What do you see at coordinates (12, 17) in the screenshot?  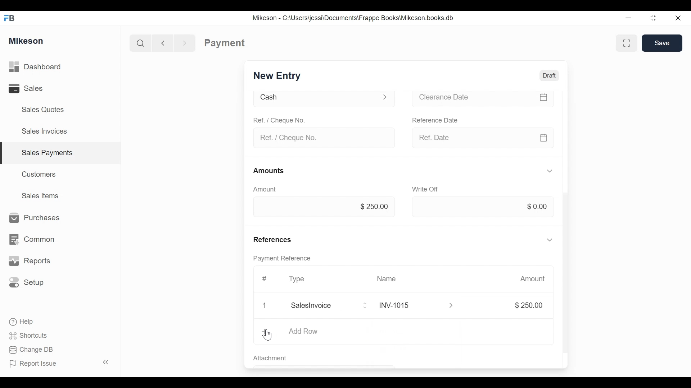 I see `FB` at bounding box center [12, 17].